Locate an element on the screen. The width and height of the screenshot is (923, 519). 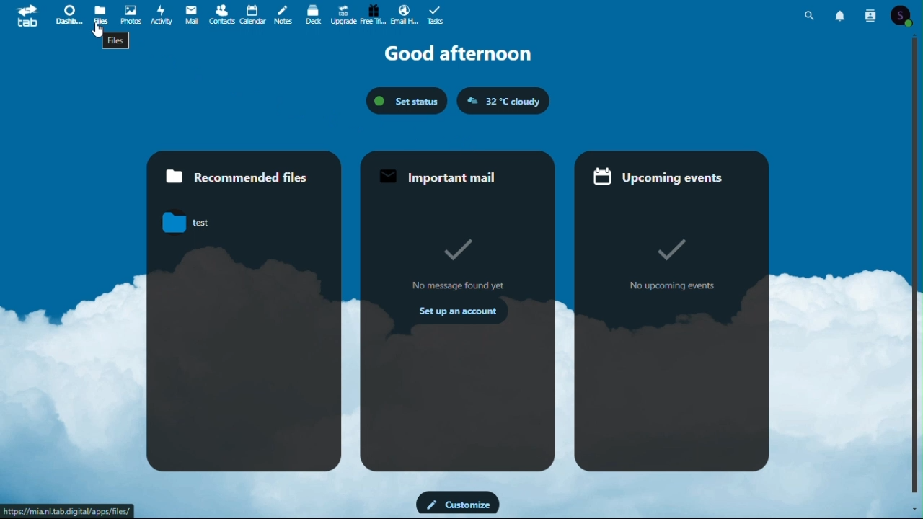
deck is located at coordinates (312, 14).